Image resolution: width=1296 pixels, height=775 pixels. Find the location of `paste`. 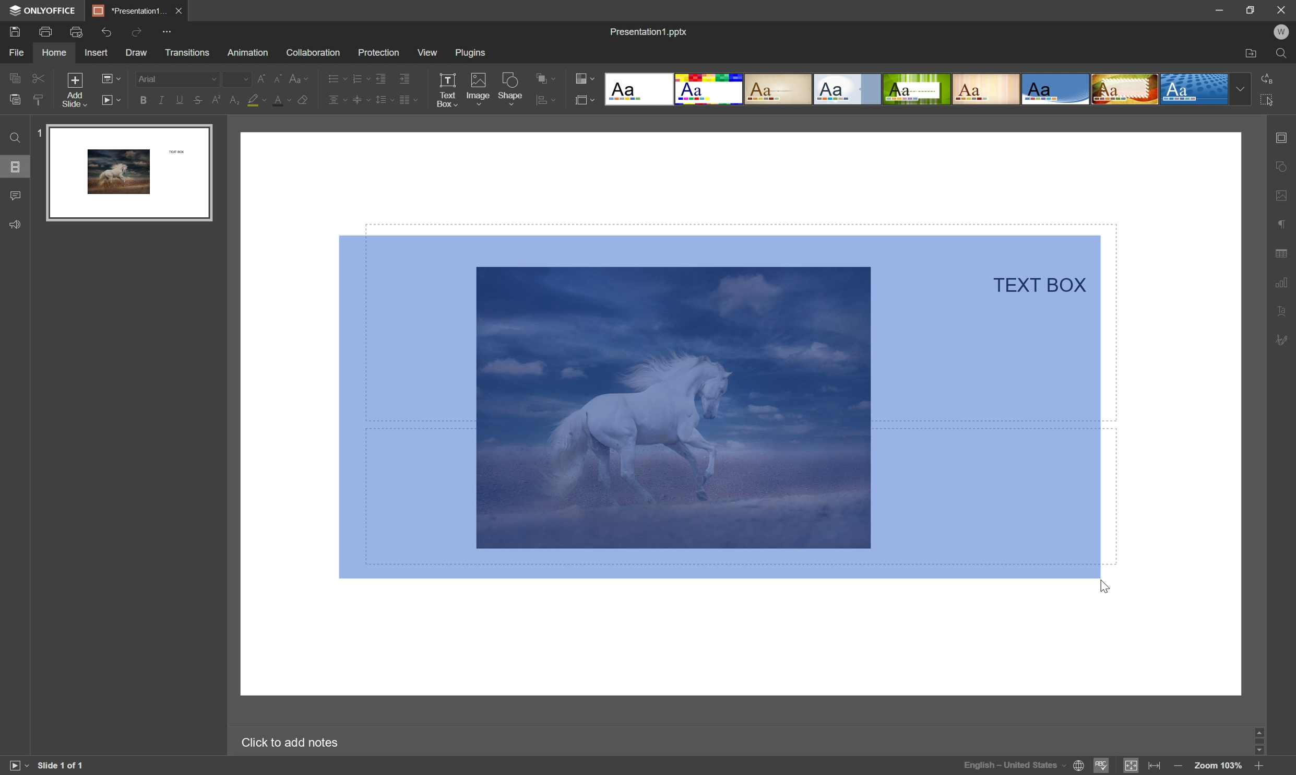

paste is located at coordinates (15, 99).